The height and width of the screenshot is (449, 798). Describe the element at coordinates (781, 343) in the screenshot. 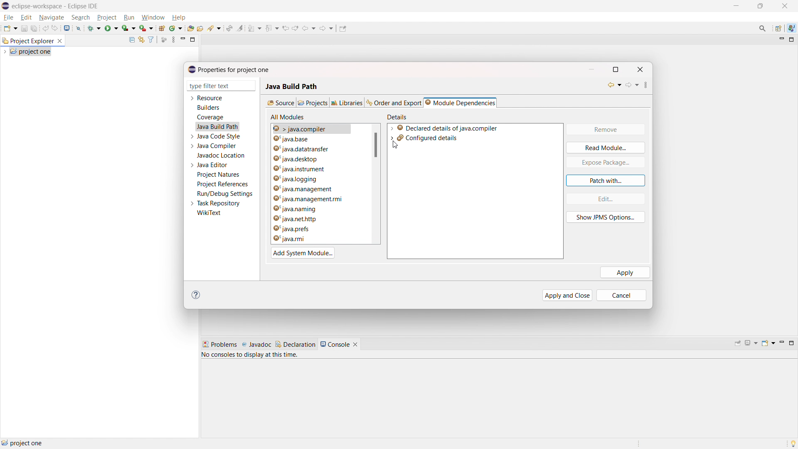

I see `minimize` at that location.